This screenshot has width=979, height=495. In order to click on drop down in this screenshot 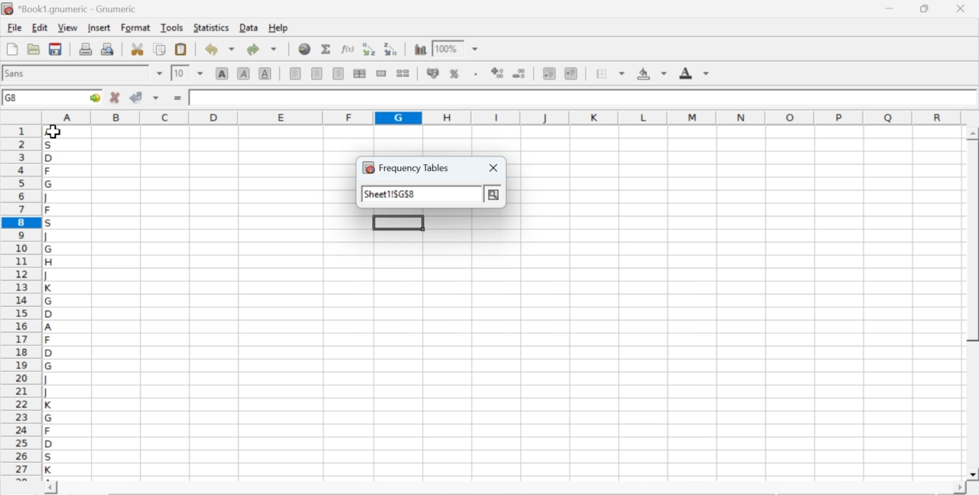, I will do `click(476, 50)`.